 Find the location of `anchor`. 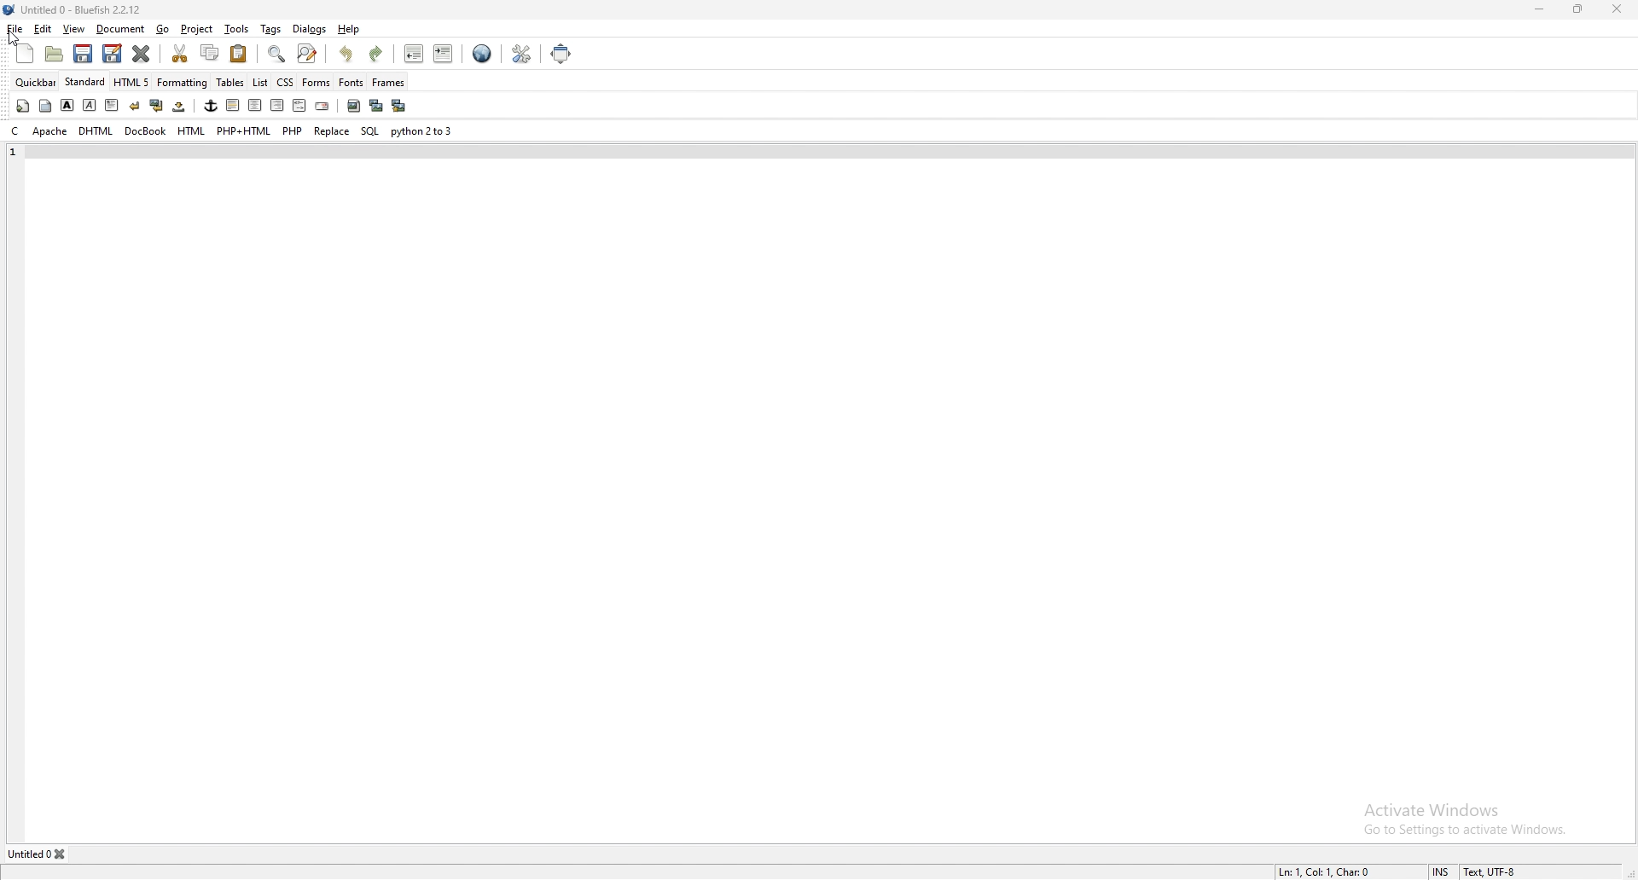

anchor is located at coordinates (211, 106).